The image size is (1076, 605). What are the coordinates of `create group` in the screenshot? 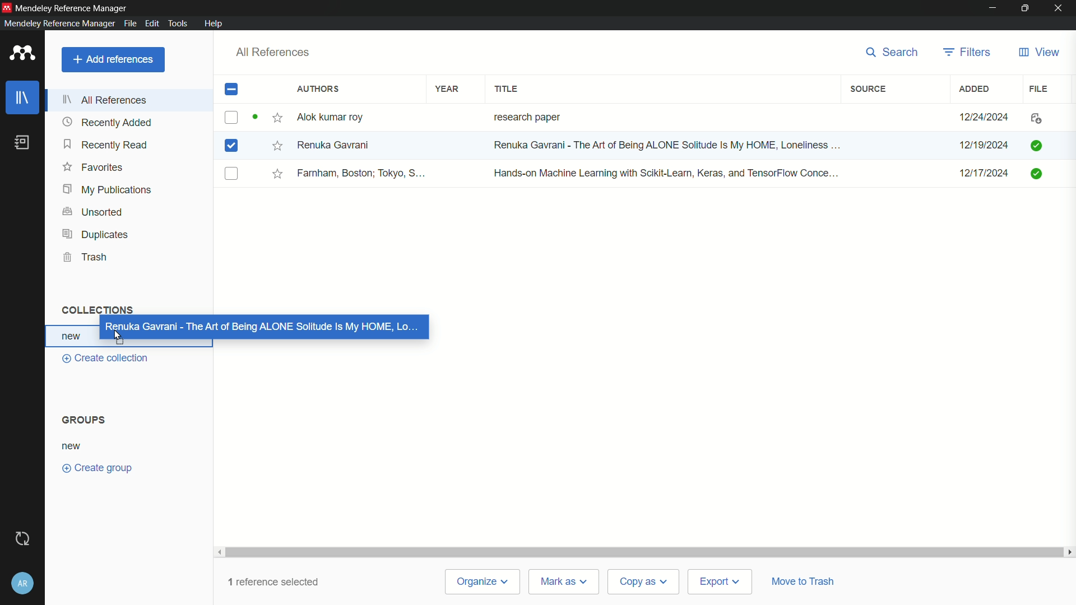 It's located at (98, 468).